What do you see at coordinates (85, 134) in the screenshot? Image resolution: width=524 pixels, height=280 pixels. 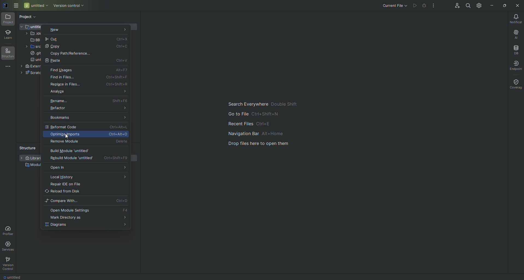 I see `Optimize Imports` at bounding box center [85, 134].